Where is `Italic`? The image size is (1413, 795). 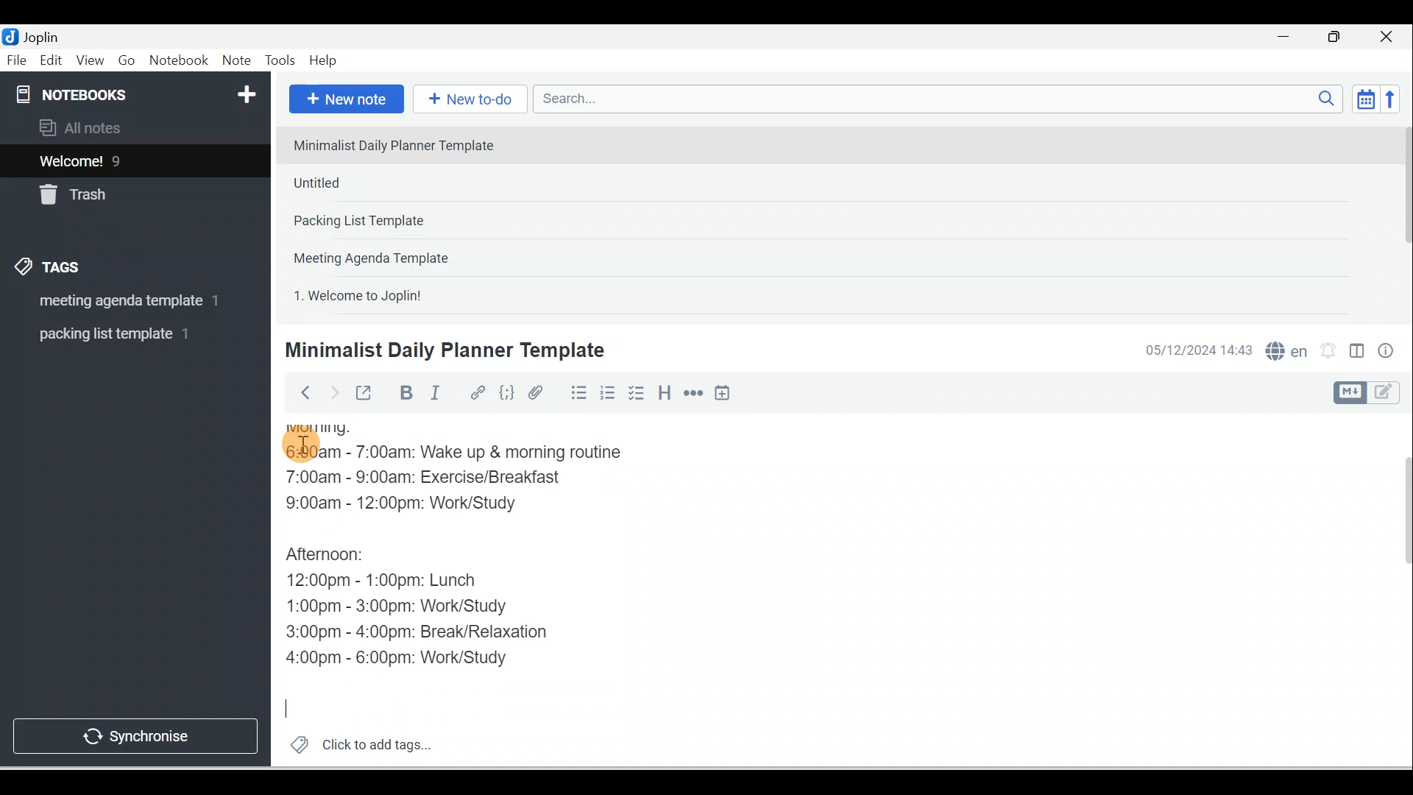
Italic is located at coordinates (438, 395).